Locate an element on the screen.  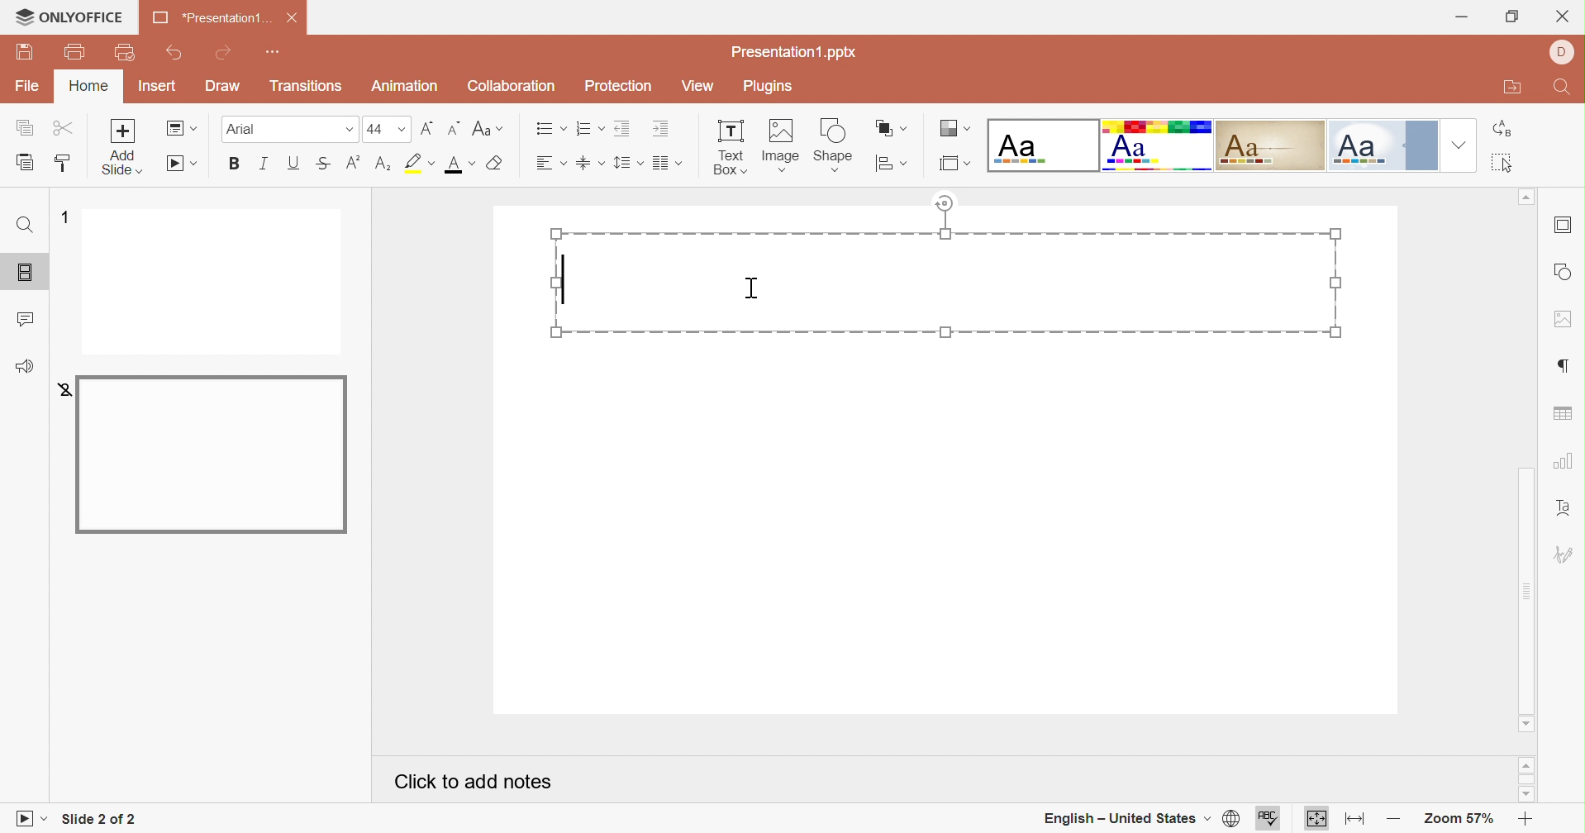
profile is located at coordinates (1562, 50).